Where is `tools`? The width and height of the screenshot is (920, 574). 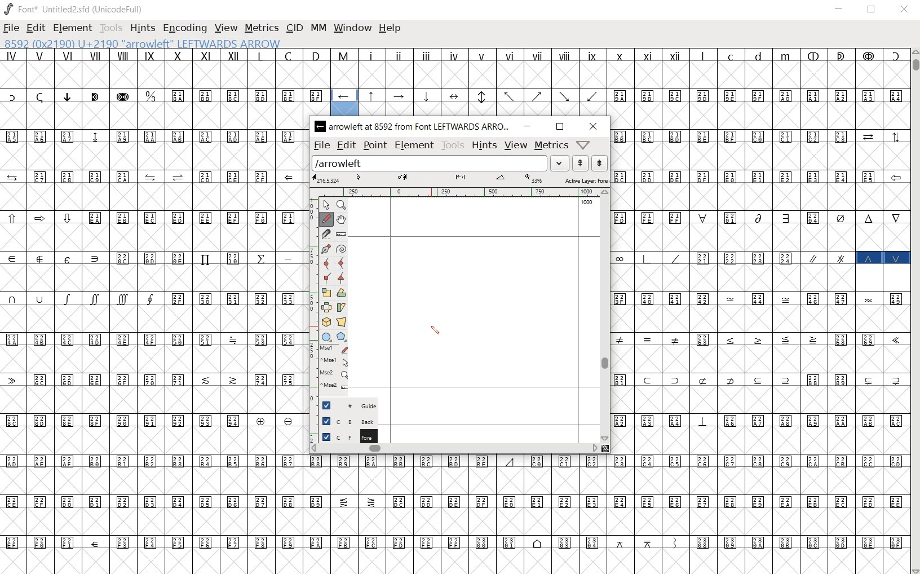 tools is located at coordinates (452, 145).